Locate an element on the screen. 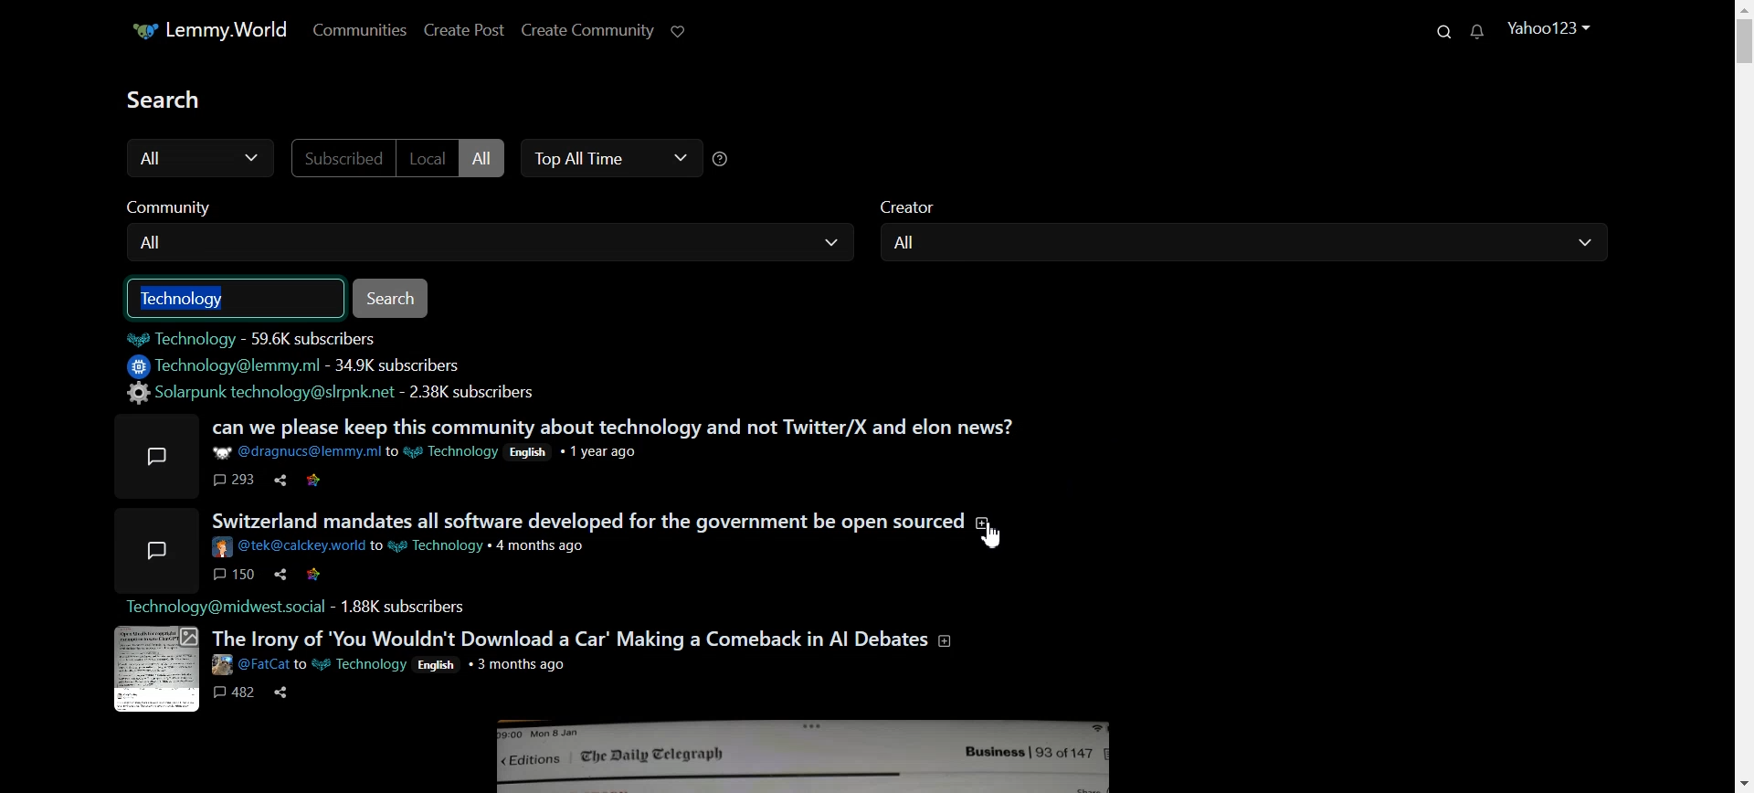 This screenshot has height=793, width=1754. Communities is located at coordinates (364, 29).